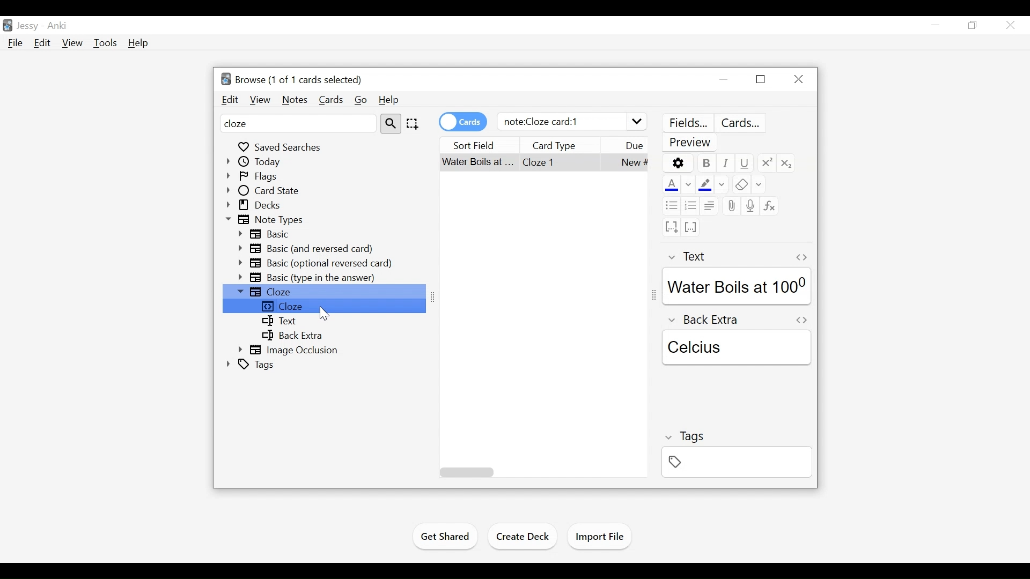  I want to click on Tags Field, so click(737, 462).